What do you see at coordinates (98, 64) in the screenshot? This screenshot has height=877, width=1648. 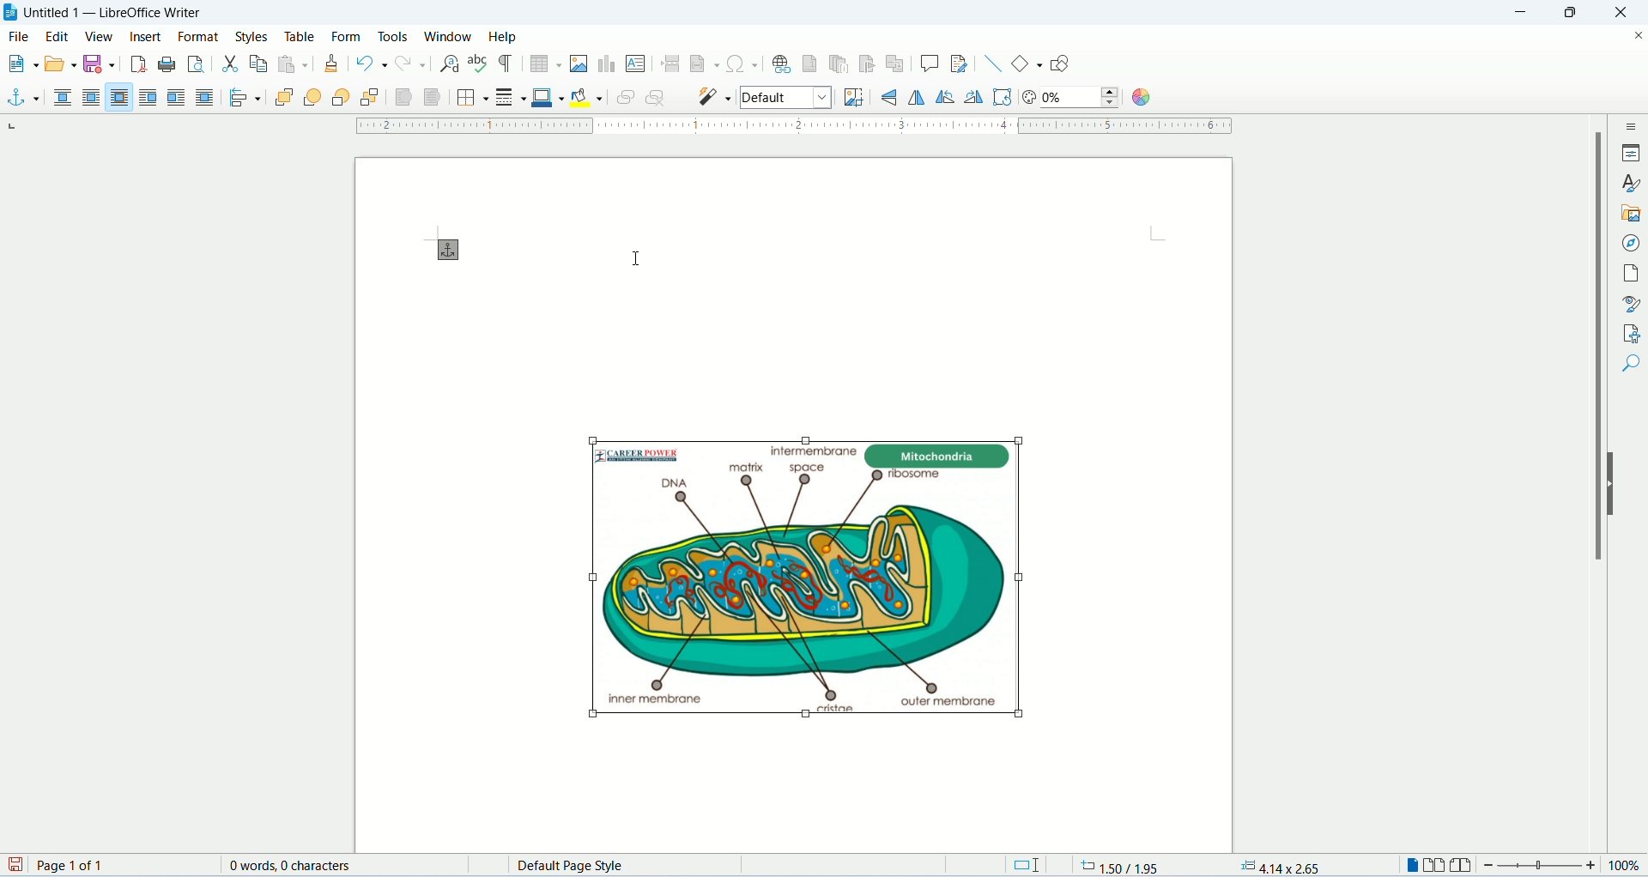 I see `save` at bounding box center [98, 64].